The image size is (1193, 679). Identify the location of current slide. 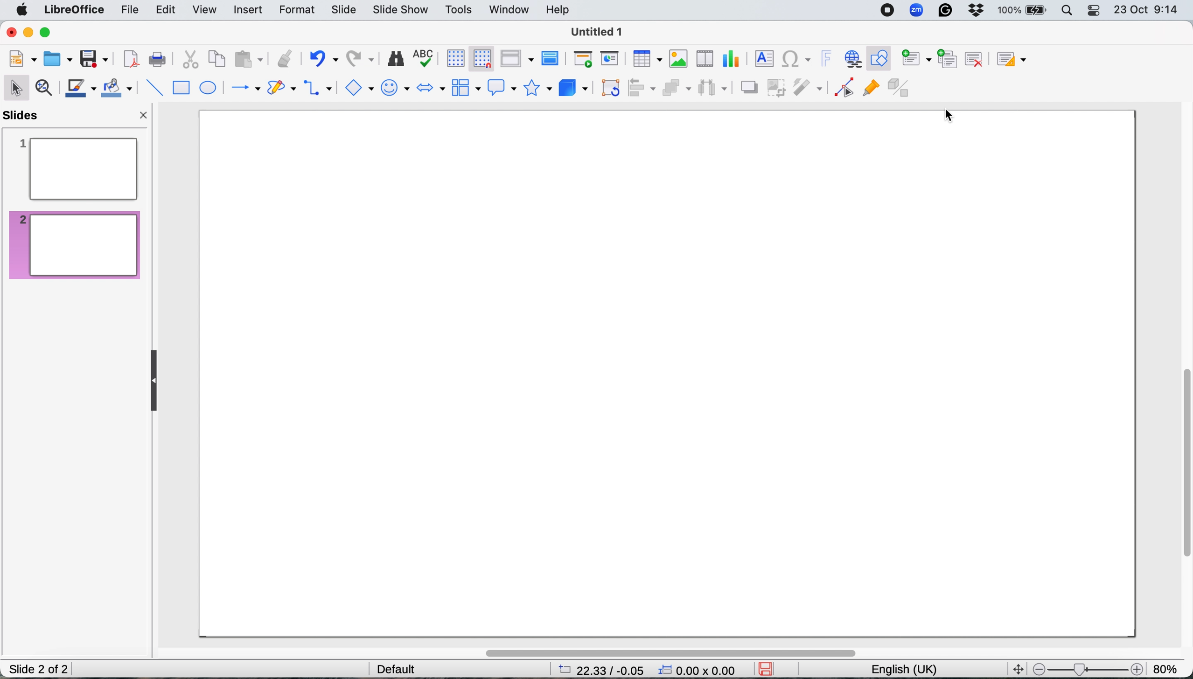
(74, 167).